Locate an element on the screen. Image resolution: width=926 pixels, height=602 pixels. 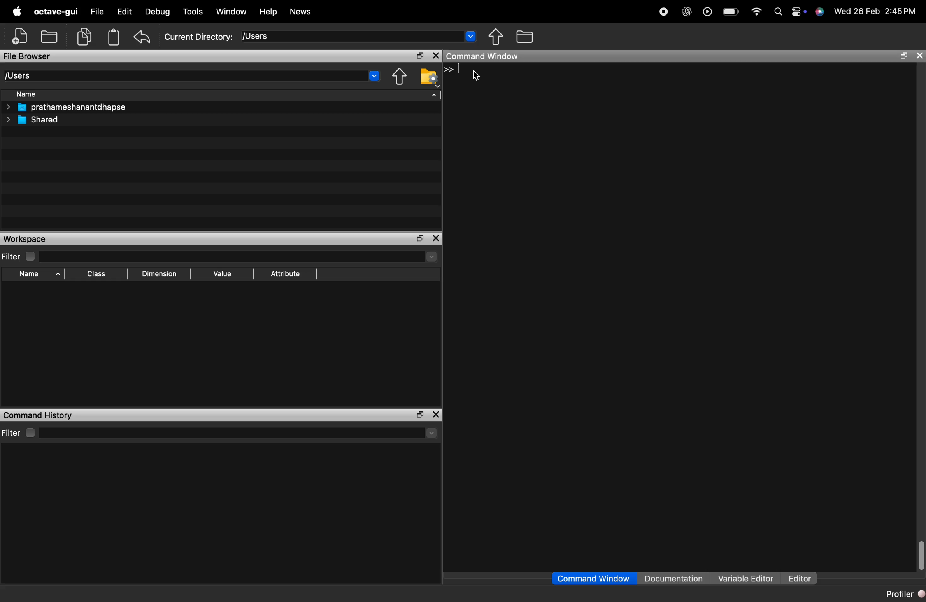
logo is located at coordinates (17, 11).